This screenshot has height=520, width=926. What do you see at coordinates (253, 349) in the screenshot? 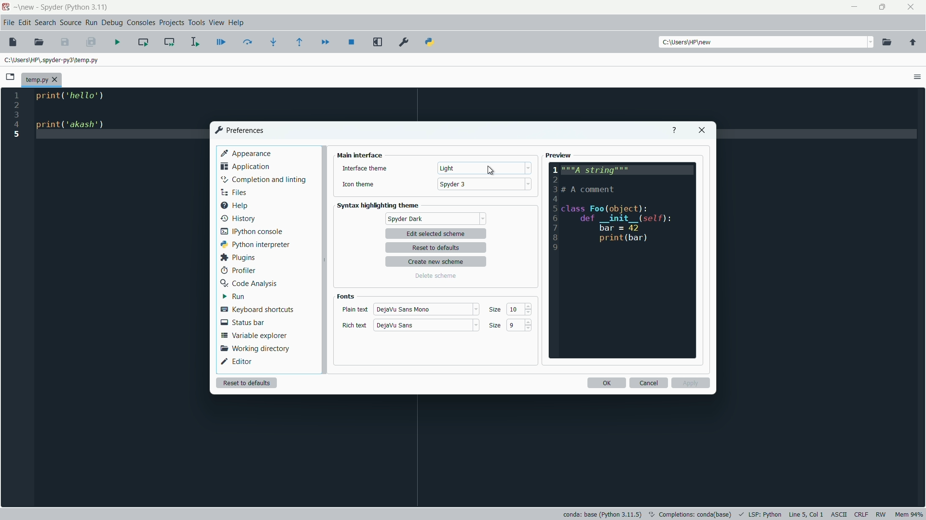
I see `working directory` at bounding box center [253, 349].